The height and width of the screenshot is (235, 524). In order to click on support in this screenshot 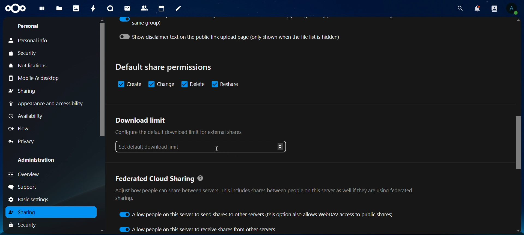, I will do `click(25, 187)`.